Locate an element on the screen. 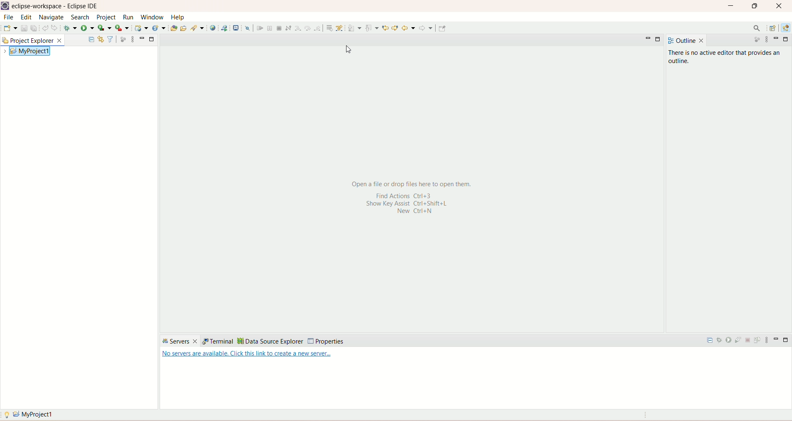 Image resolution: width=792 pixels, height=421 pixels. suspend is located at coordinates (269, 28).